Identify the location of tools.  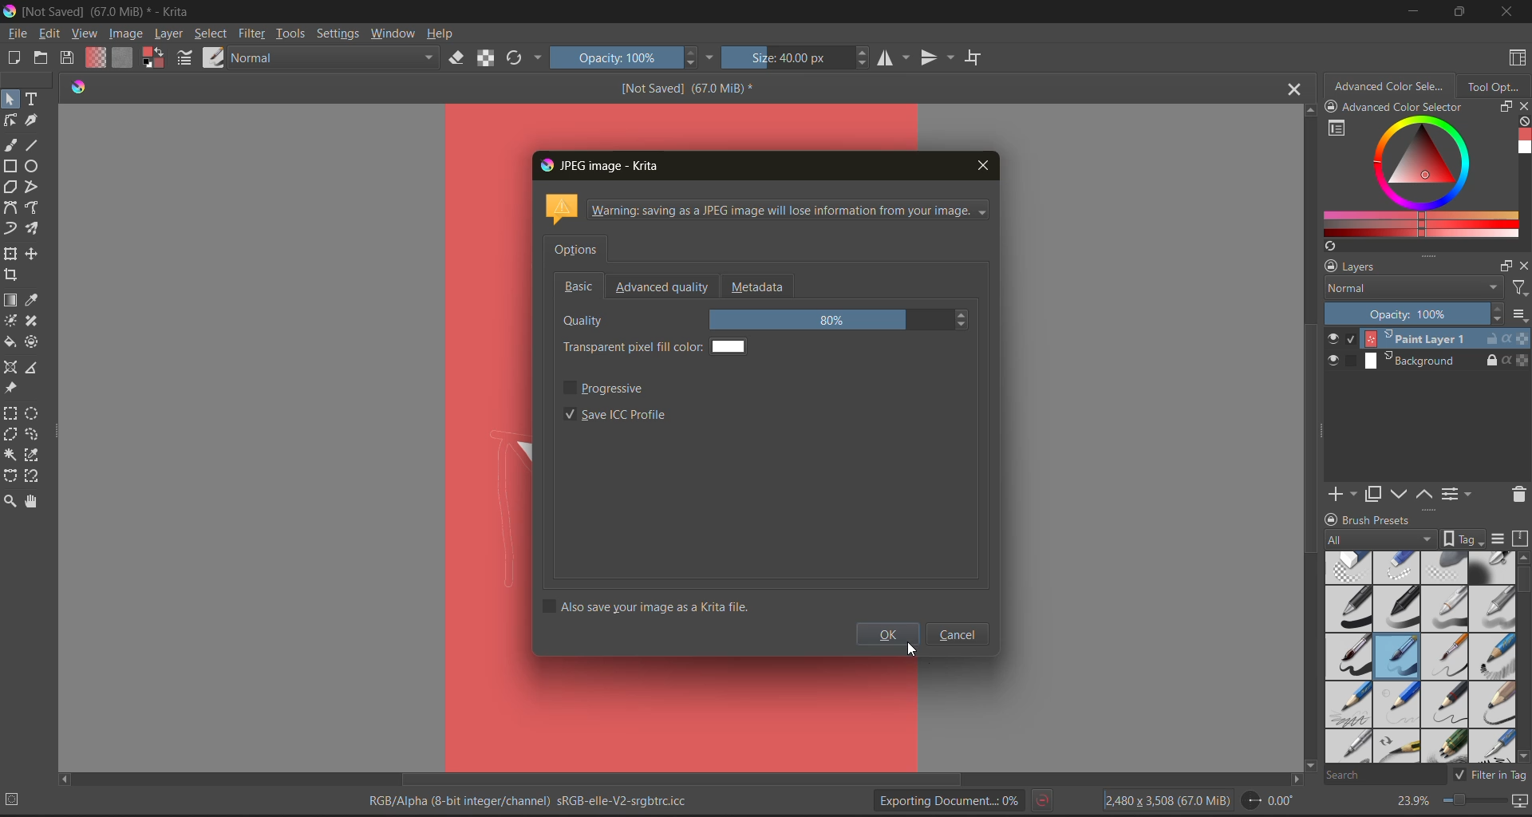
(34, 302).